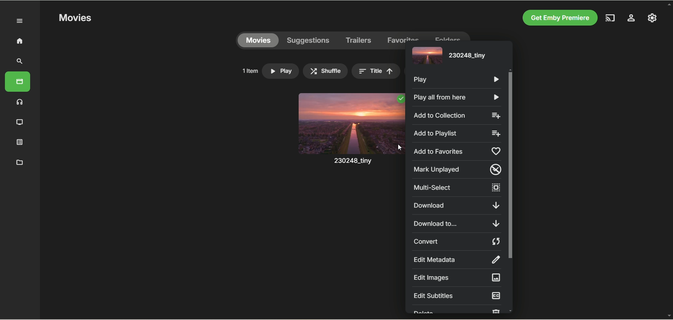 Image resolution: width=673 pixels, height=320 pixels. Describe the element at coordinates (558, 18) in the screenshot. I see `get emby premiere` at that location.